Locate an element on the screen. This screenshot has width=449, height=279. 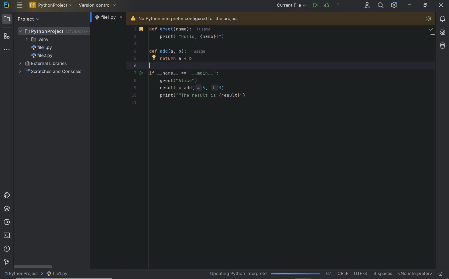
RESTORE DOWN is located at coordinates (425, 5).